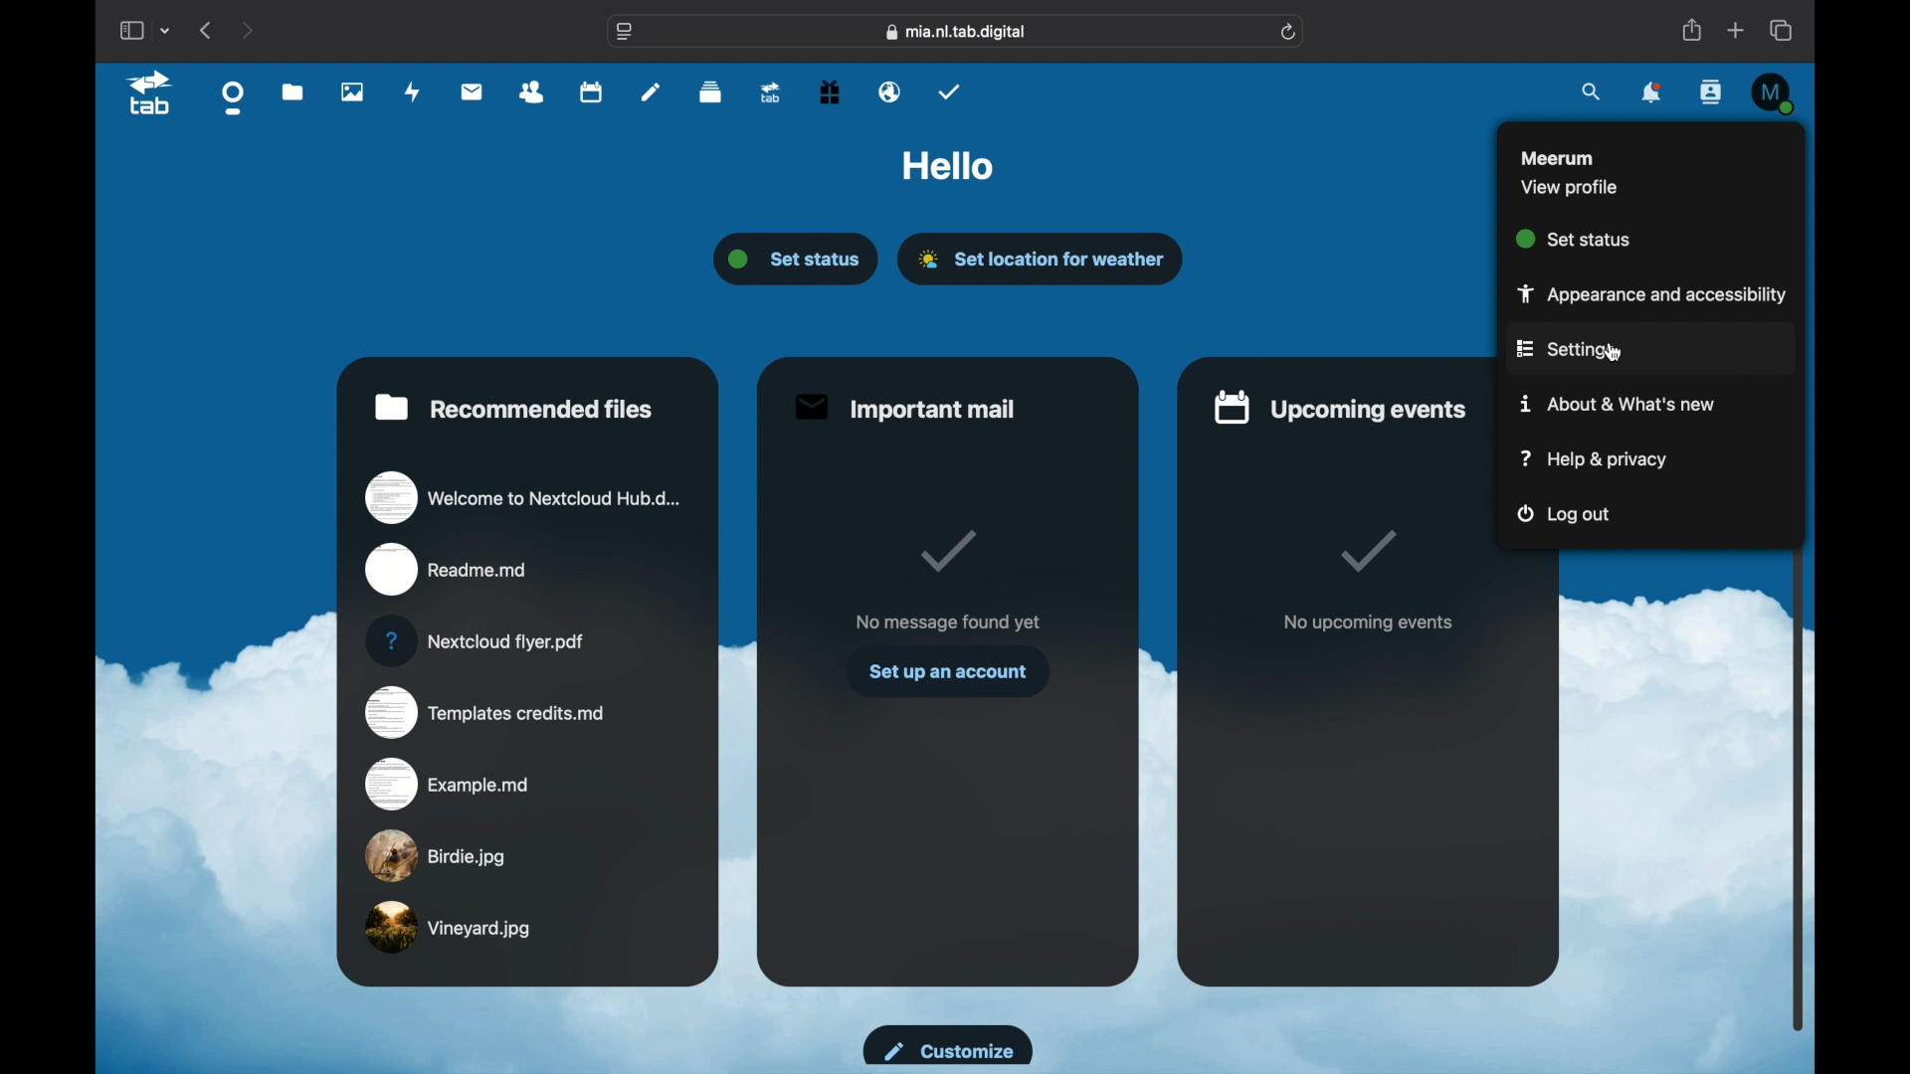 This screenshot has height=1074, width=1910. I want to click on activity, so click(413, 91).